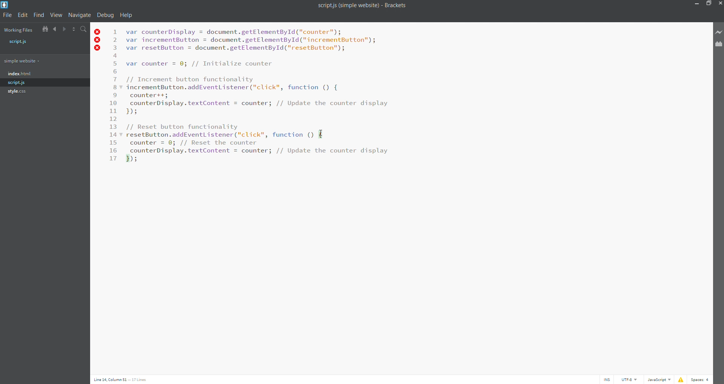  Describe the element at coordinates (127, 379) in the screenshot. I see `cursor position` at that location.